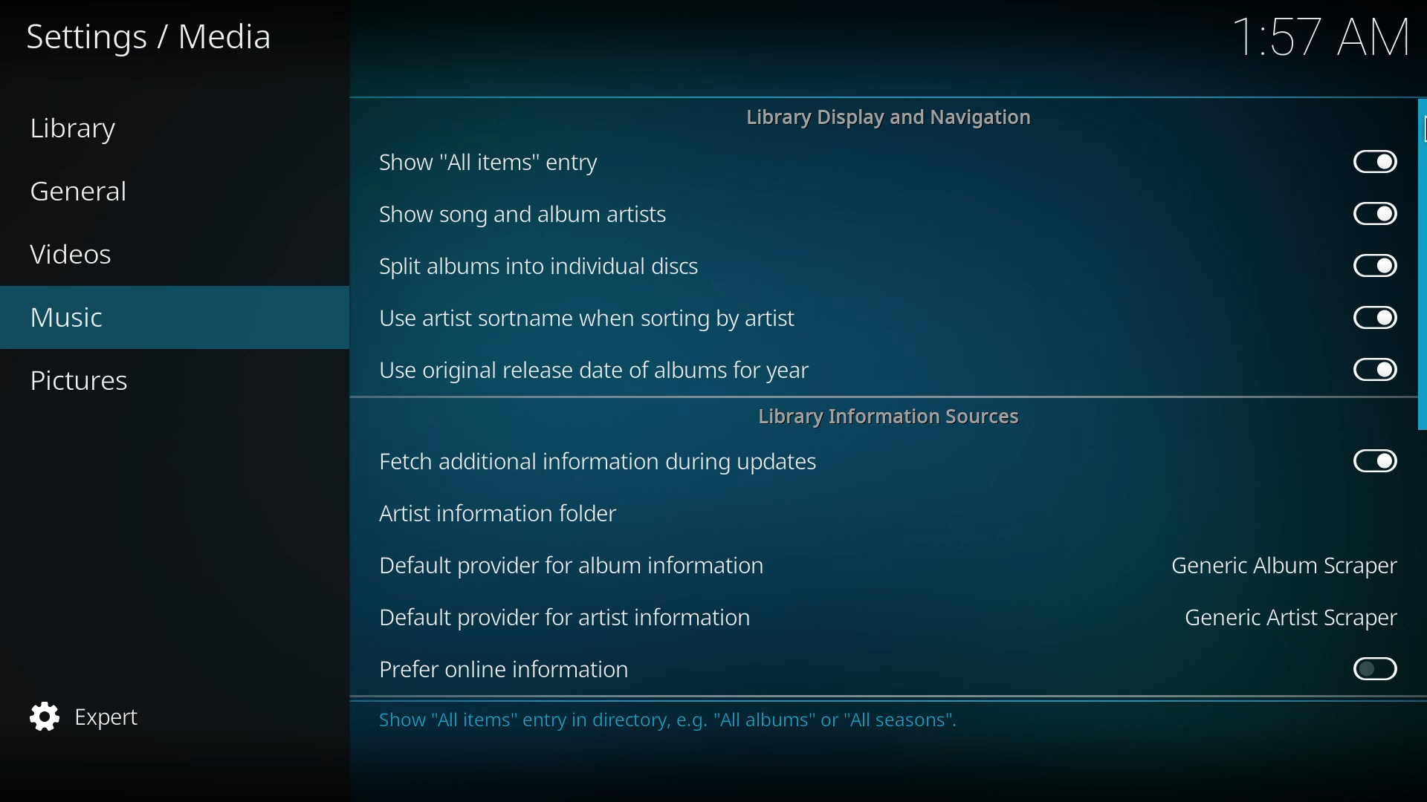 This screenshot has width=1427, height=802. Describe the element at coordinates (81, 192) in the screenshot. I see `general` at that location.